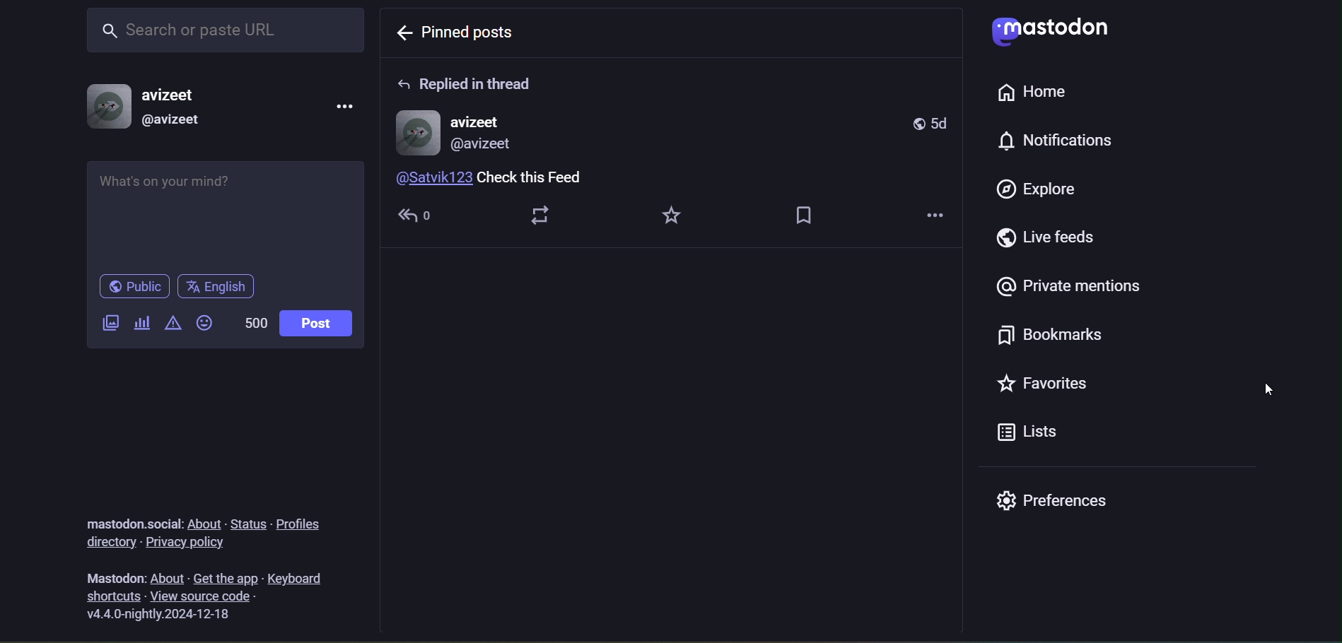 The width and height of the screenshot is (1342, 643). What do you see at coordinates (1037, 191) in the screenshot?
I see `explore` at bounding box center [1037, 191].